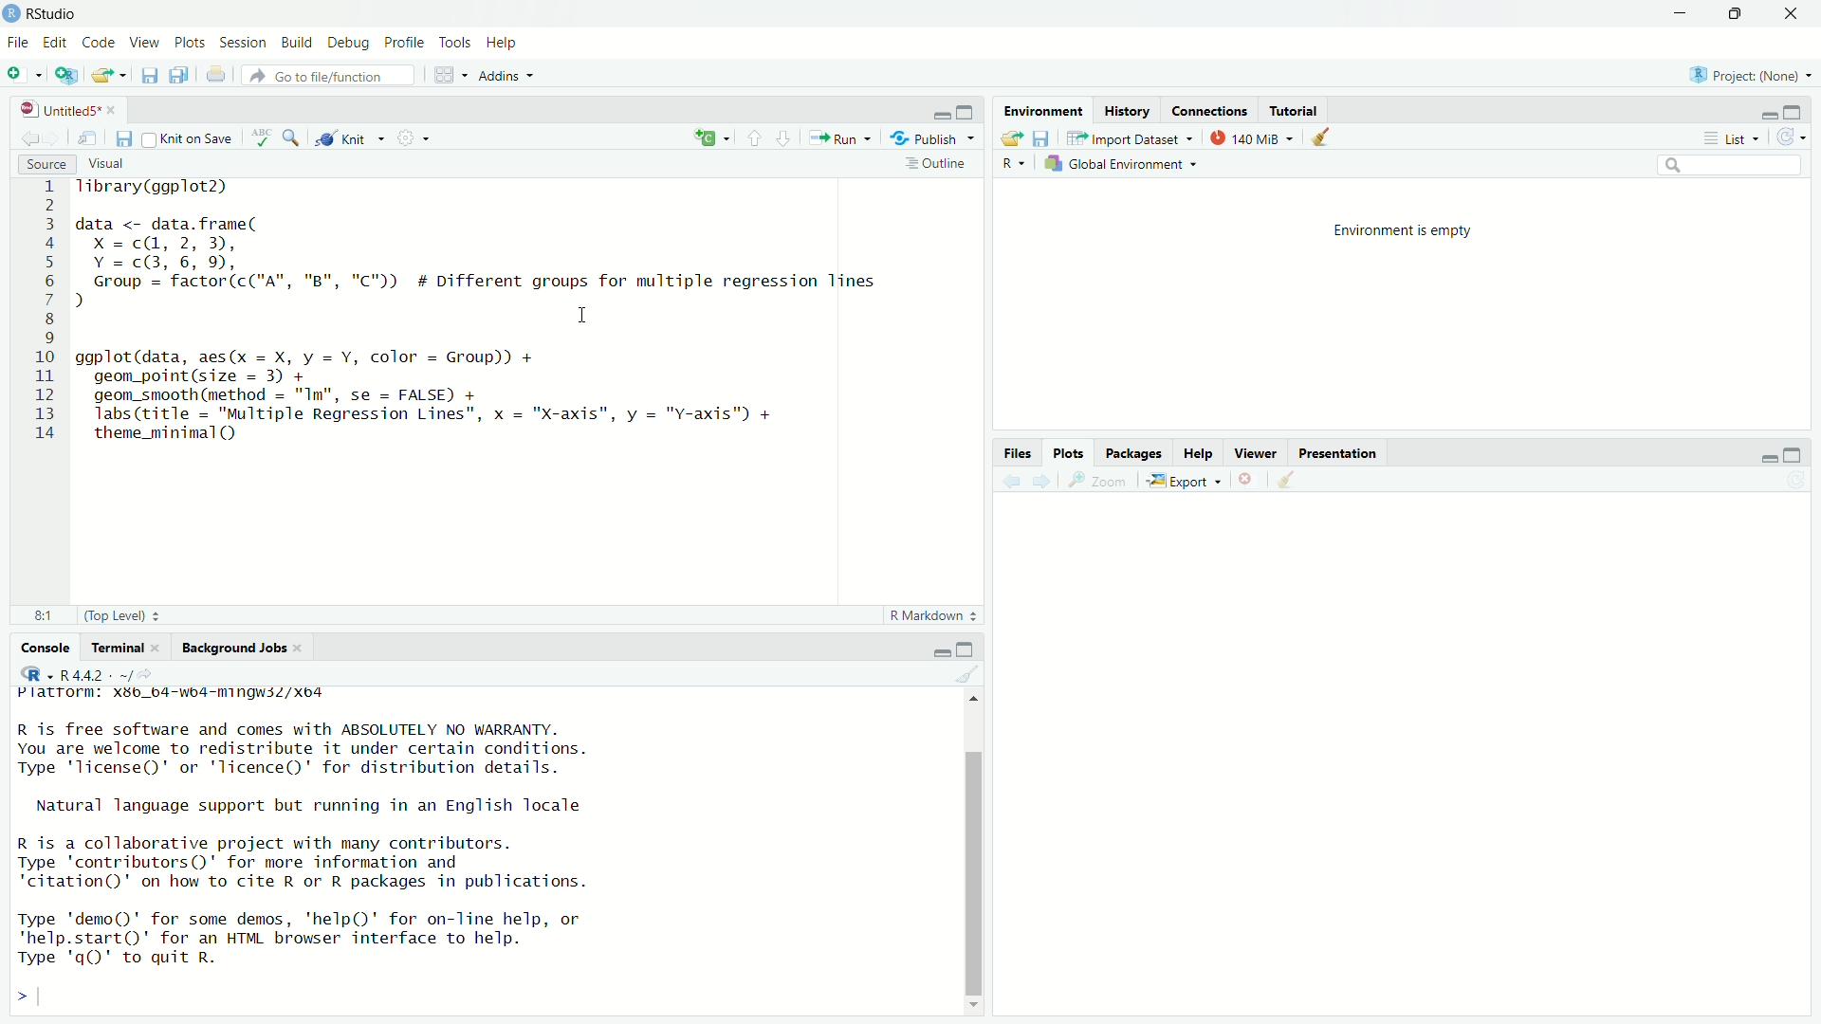  What do you see at coordinates (937, 112) in the screenshot?
I see `minimise` at bounding box center [937, 112].